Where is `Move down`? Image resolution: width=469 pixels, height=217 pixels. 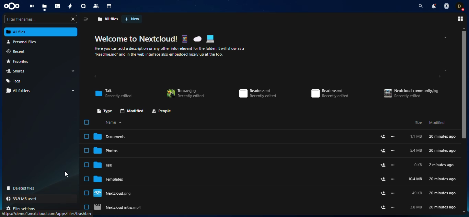
Move down is located at coordinates (464, 212).